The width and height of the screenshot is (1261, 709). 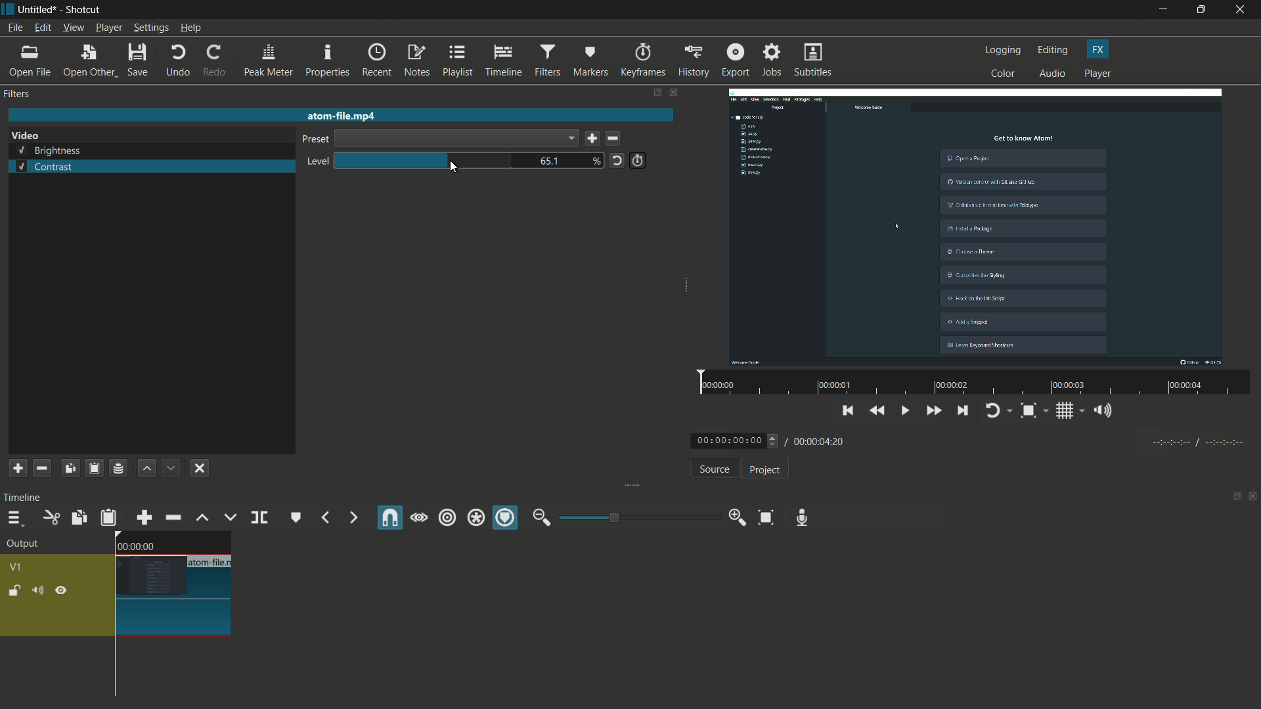 What do you see at coordinates (734, 60) in the screenshot?
I see `export` at bounding box center [734, 60].